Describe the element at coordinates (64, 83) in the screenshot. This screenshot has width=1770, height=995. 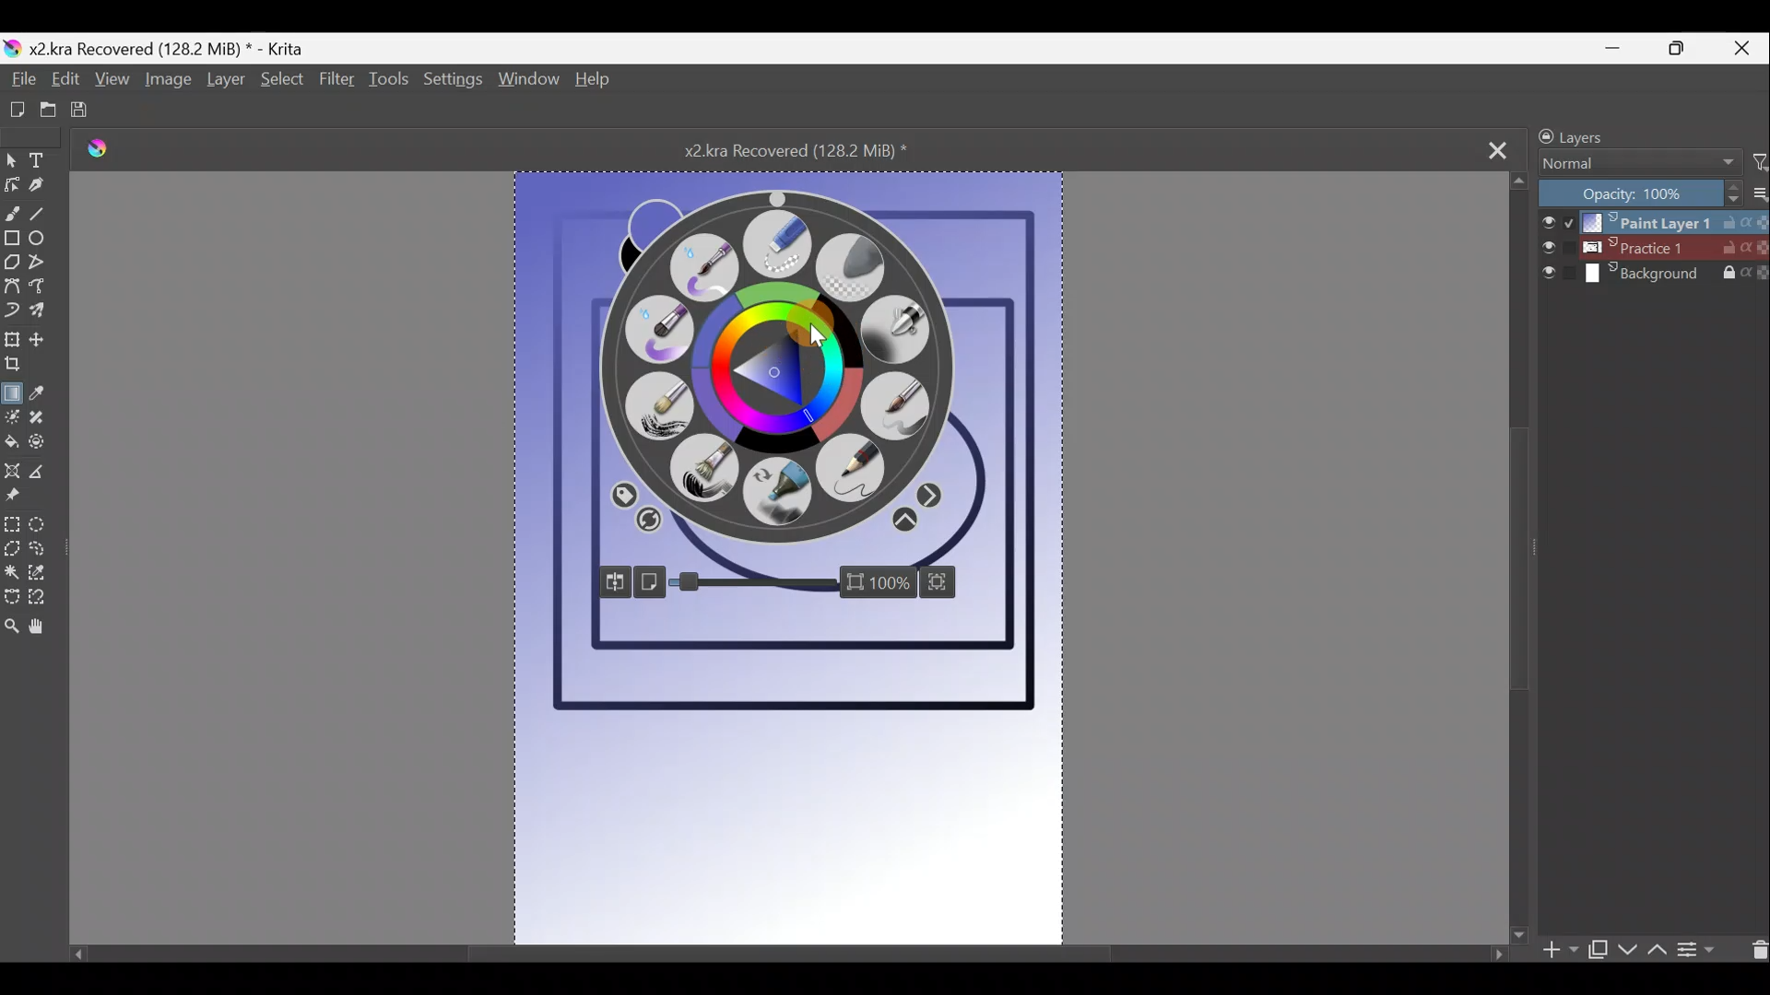
I see `Edit` at that location.